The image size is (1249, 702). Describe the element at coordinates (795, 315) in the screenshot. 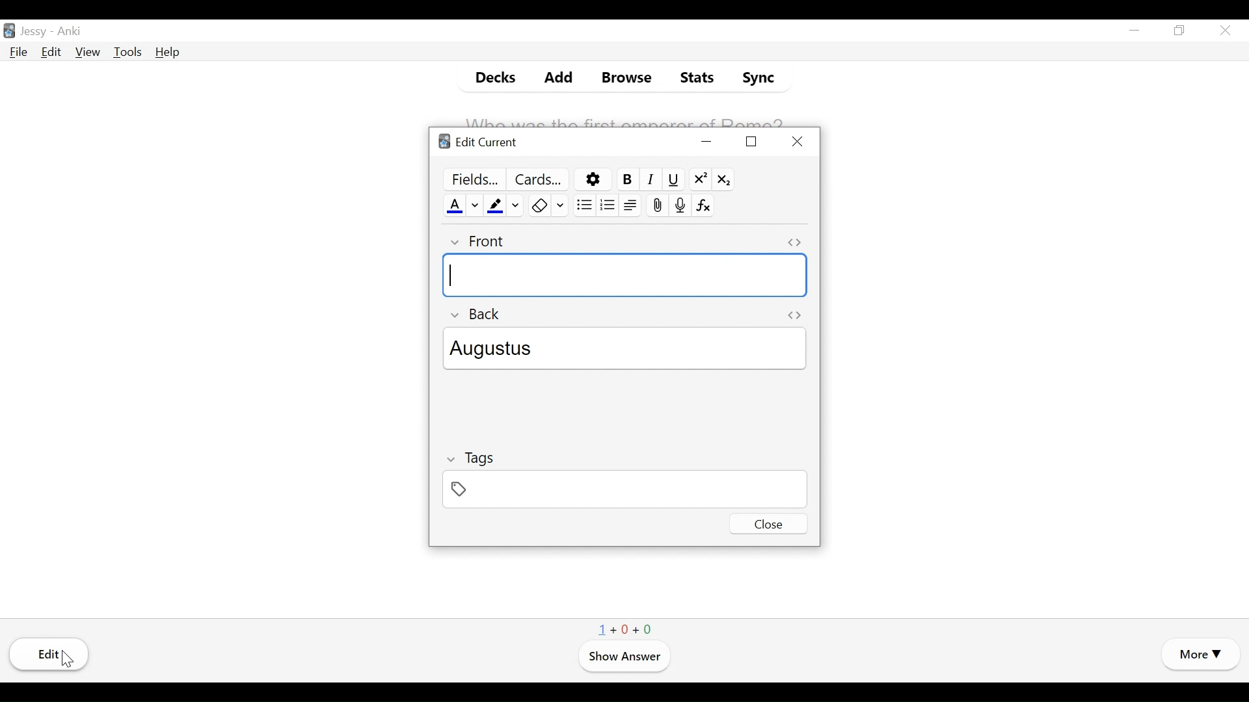

I see `Toggle TML Editor` at that location.